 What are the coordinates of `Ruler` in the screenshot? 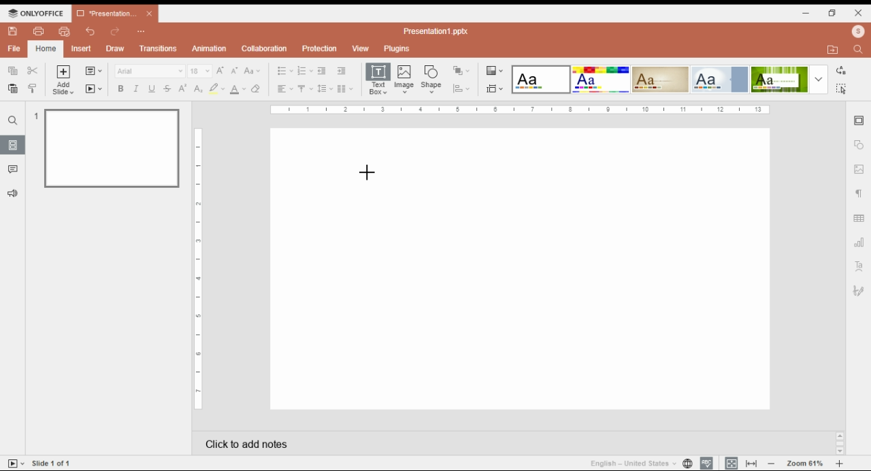 It's located at (198, 268).